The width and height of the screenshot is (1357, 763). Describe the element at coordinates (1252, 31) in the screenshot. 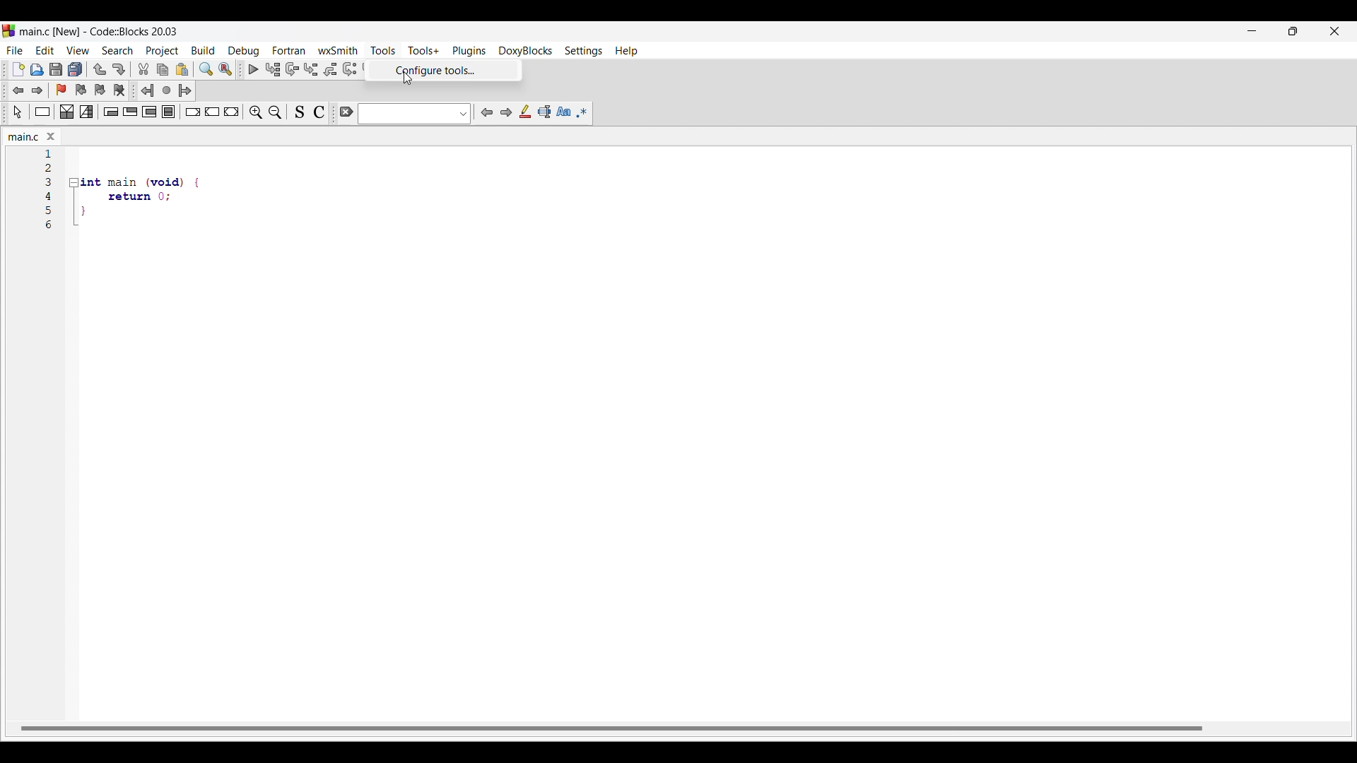

I see `Minimize` at that location.